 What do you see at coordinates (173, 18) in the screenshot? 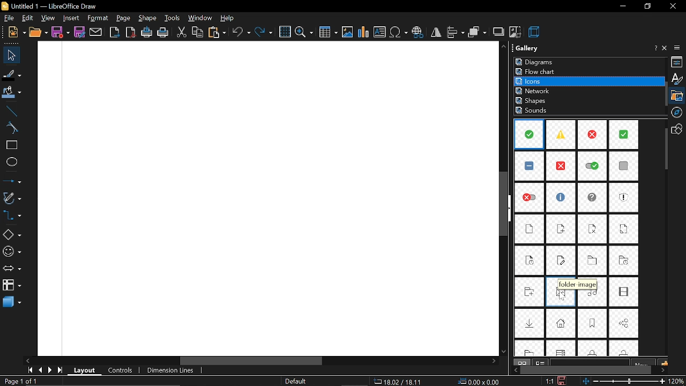
I see `tools` at bounding box center [173, 18].